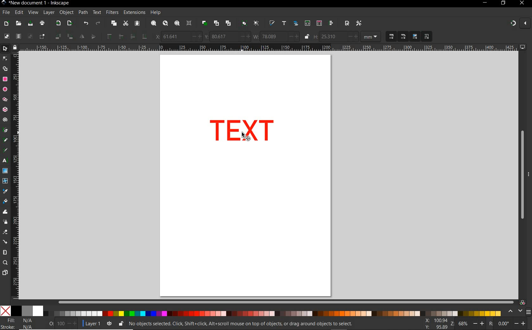  Describe the element at coordinates (251, 311) in the screenshot. I see `color palette` at that location.